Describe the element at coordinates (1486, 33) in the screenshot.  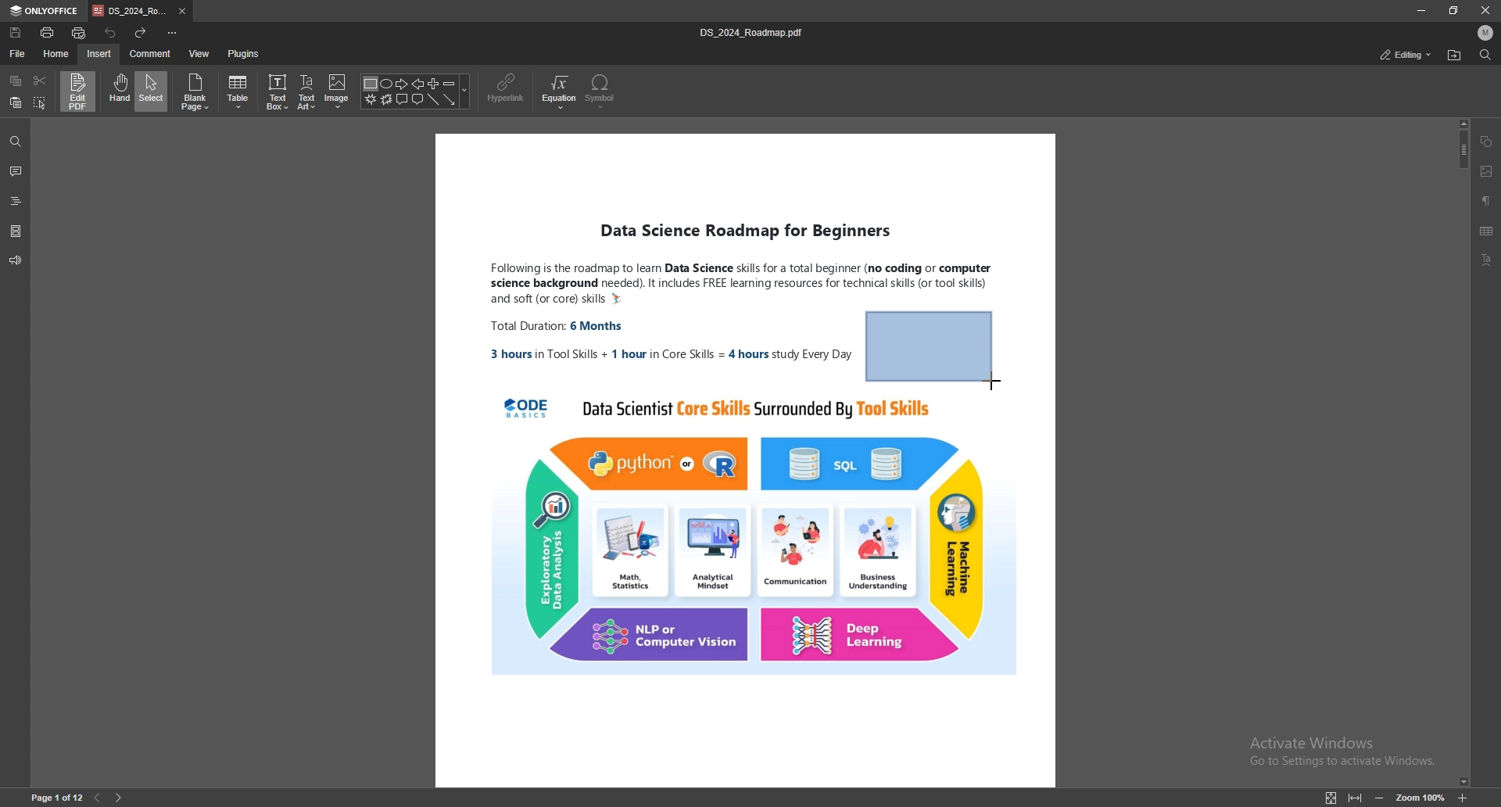
I see `profile` at that location.